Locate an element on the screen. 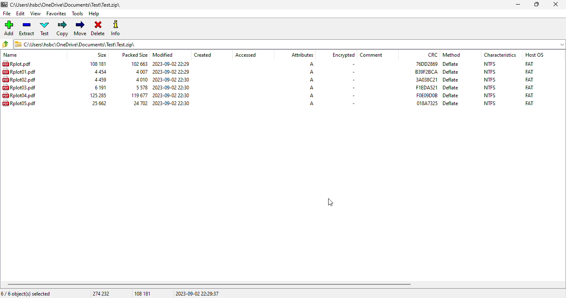  modified date & time is located at coordinates (171, 103).